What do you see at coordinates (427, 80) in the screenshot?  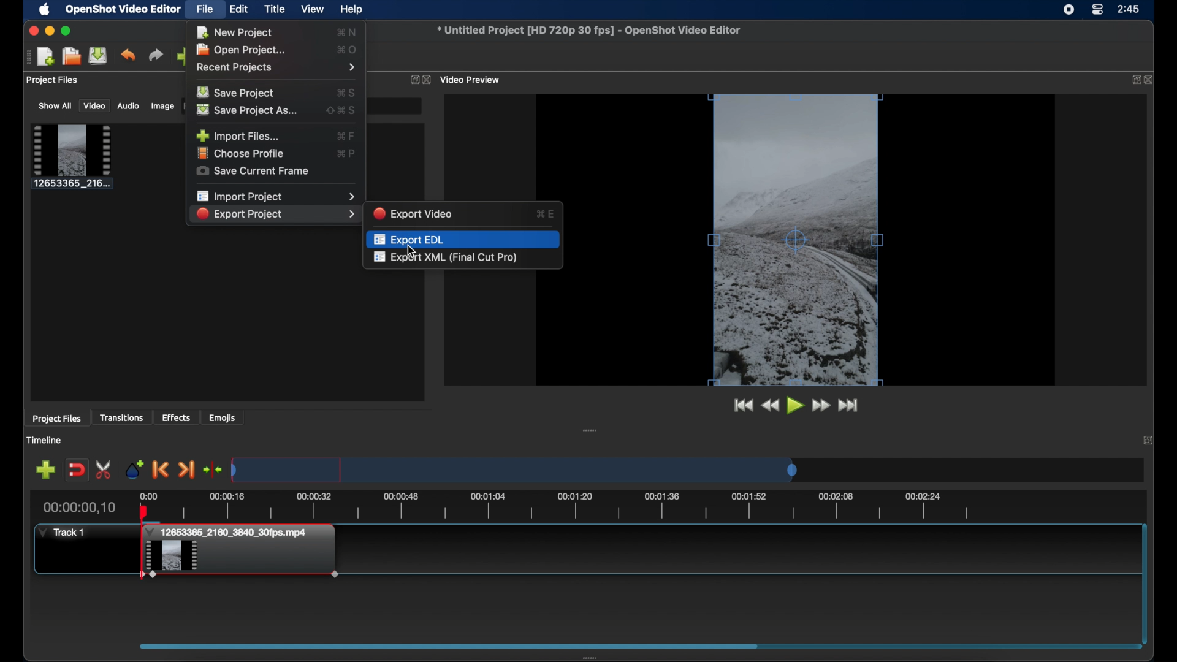 I see `close` at bounding box center [427, 80].